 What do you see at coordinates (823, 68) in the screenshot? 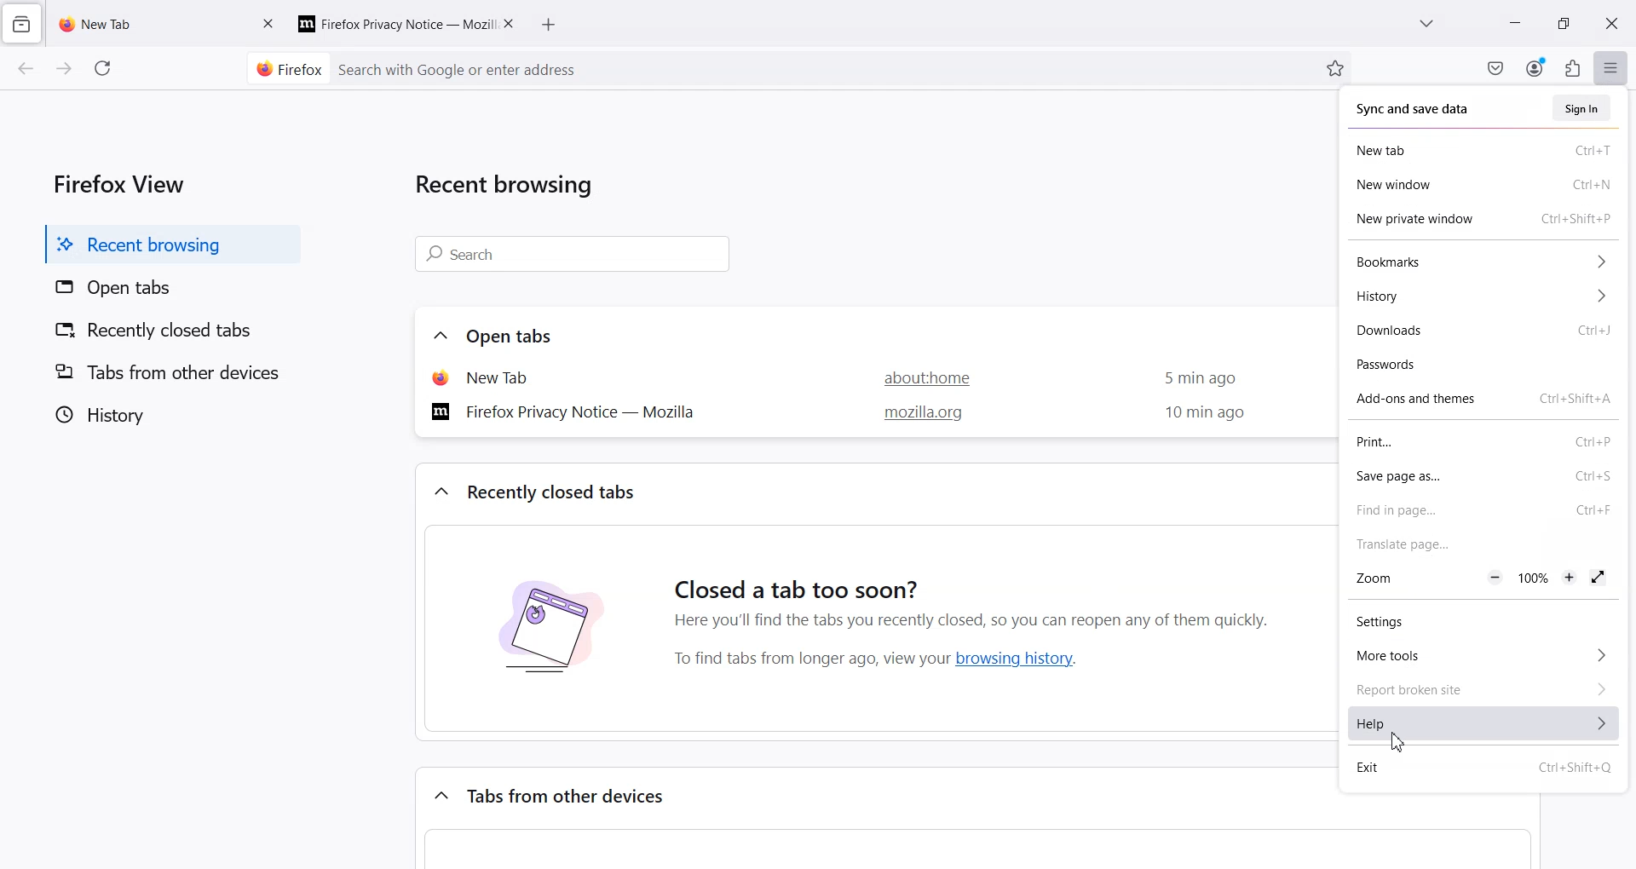
I see `Search with google or enter address` at bounding box center [823, 68].